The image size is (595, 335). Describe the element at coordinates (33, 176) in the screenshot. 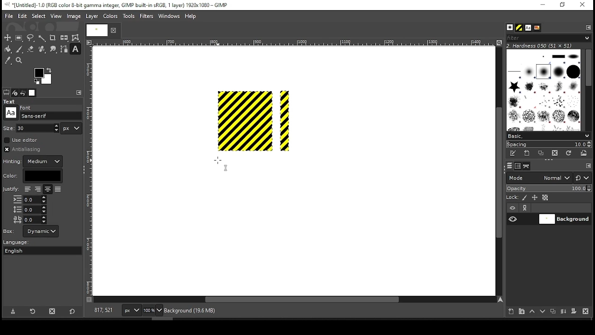

I see `color` at that location.